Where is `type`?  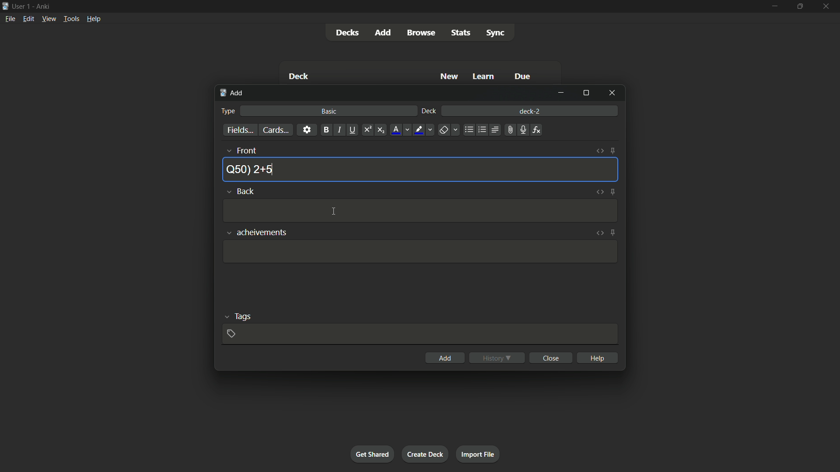
type is located at coordinates (228, 111).